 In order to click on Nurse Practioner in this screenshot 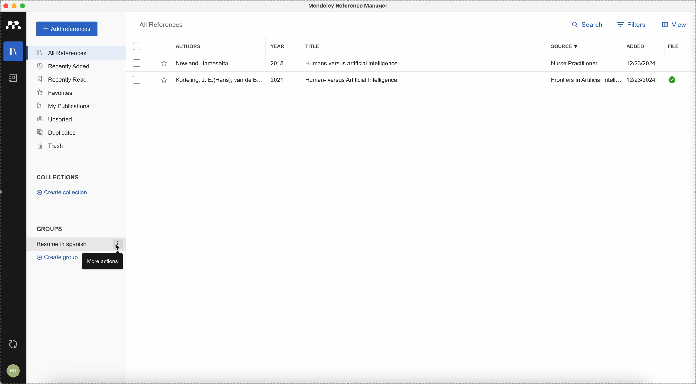, I will do `click(574, 64)`.